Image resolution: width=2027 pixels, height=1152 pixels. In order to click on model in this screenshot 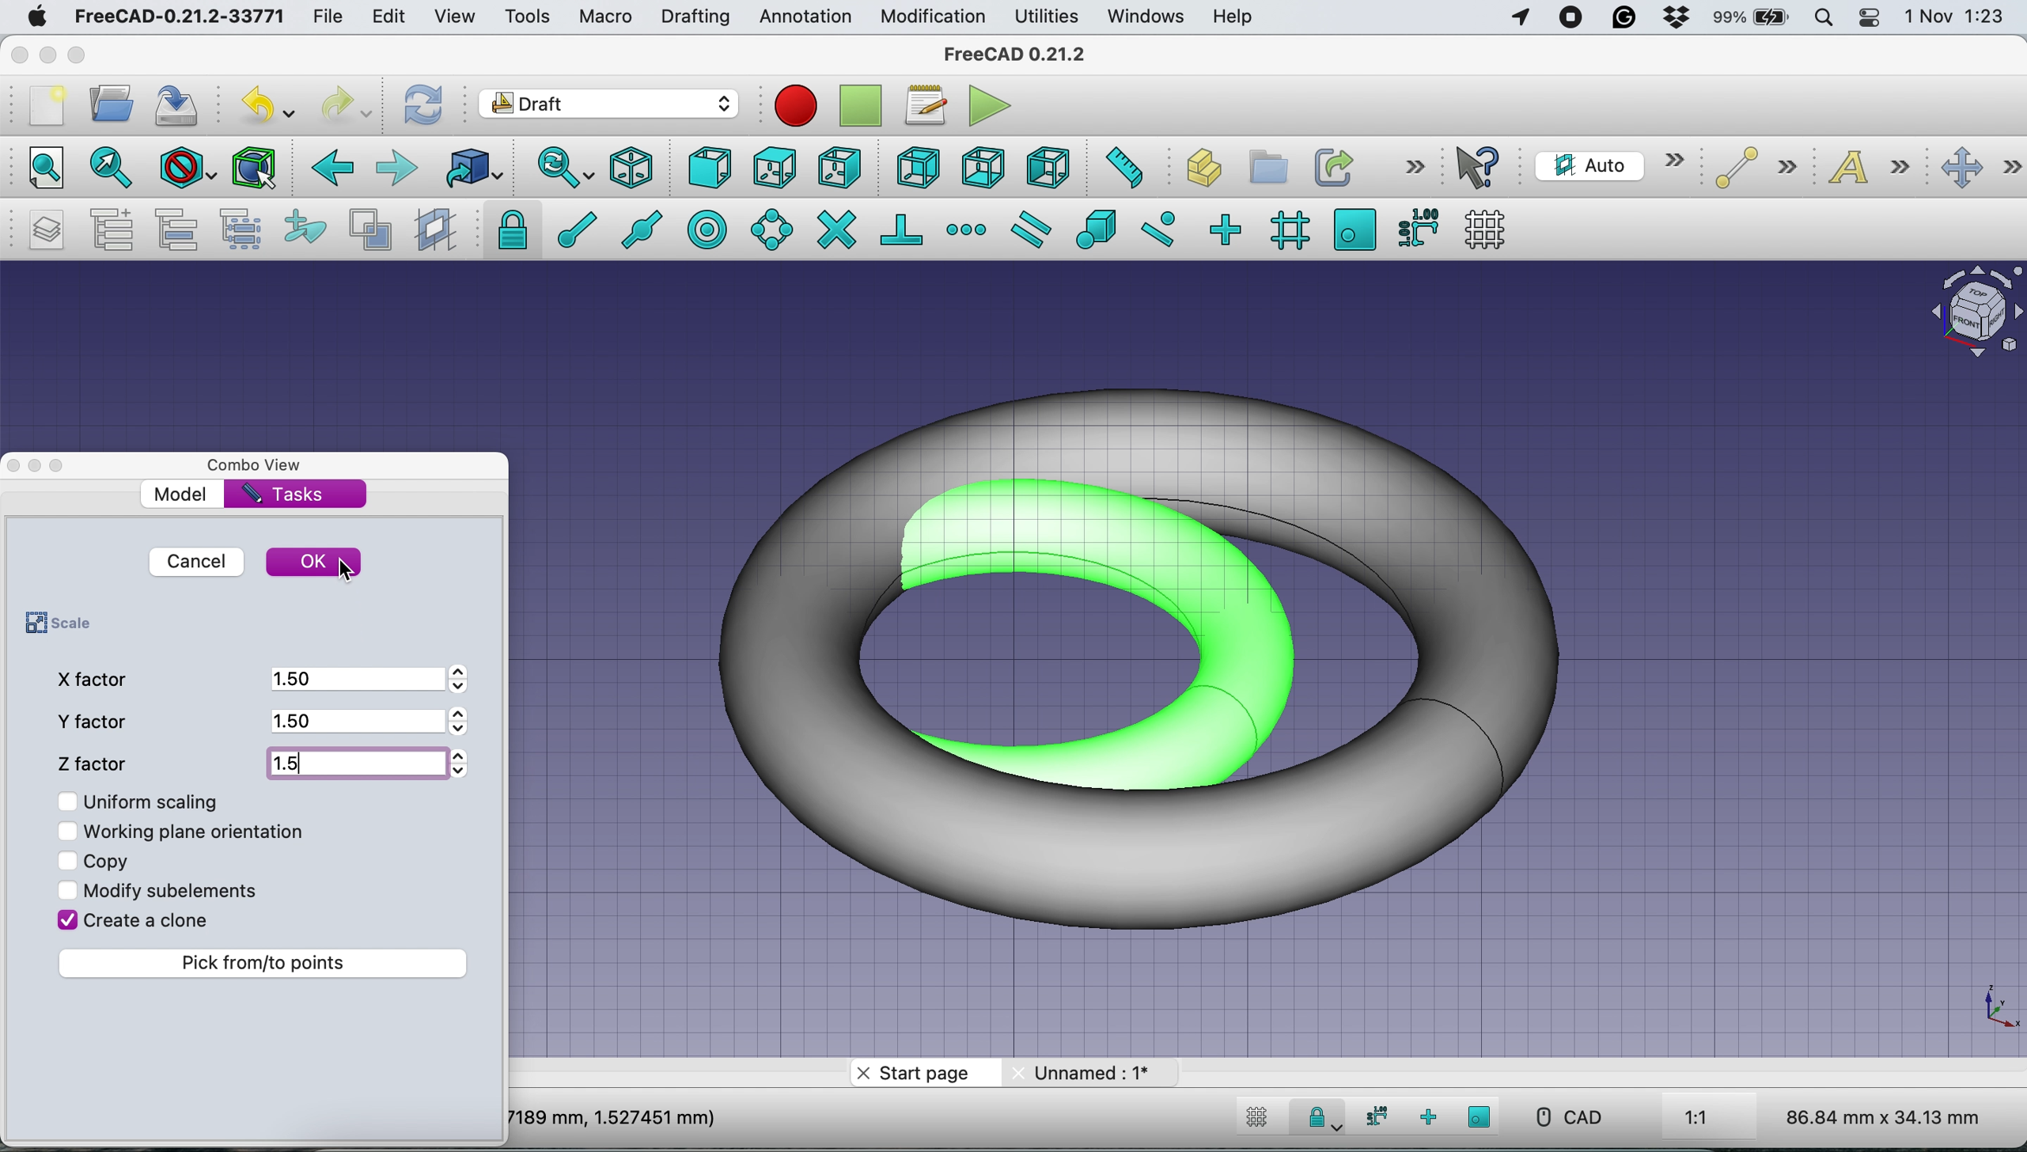, I will do `click(183, 494)`.